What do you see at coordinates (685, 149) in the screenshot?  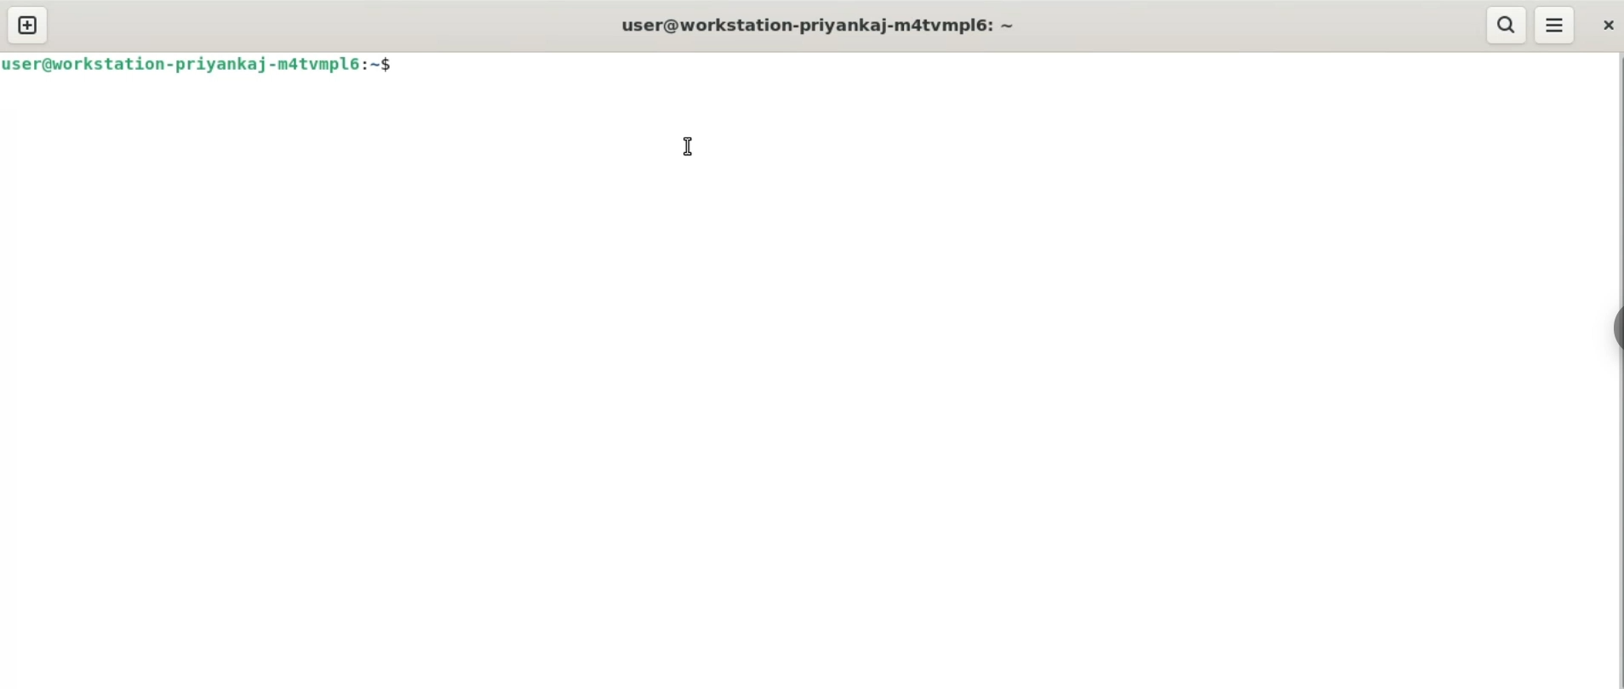 I see `cursor` at bounding box center [685, 149].